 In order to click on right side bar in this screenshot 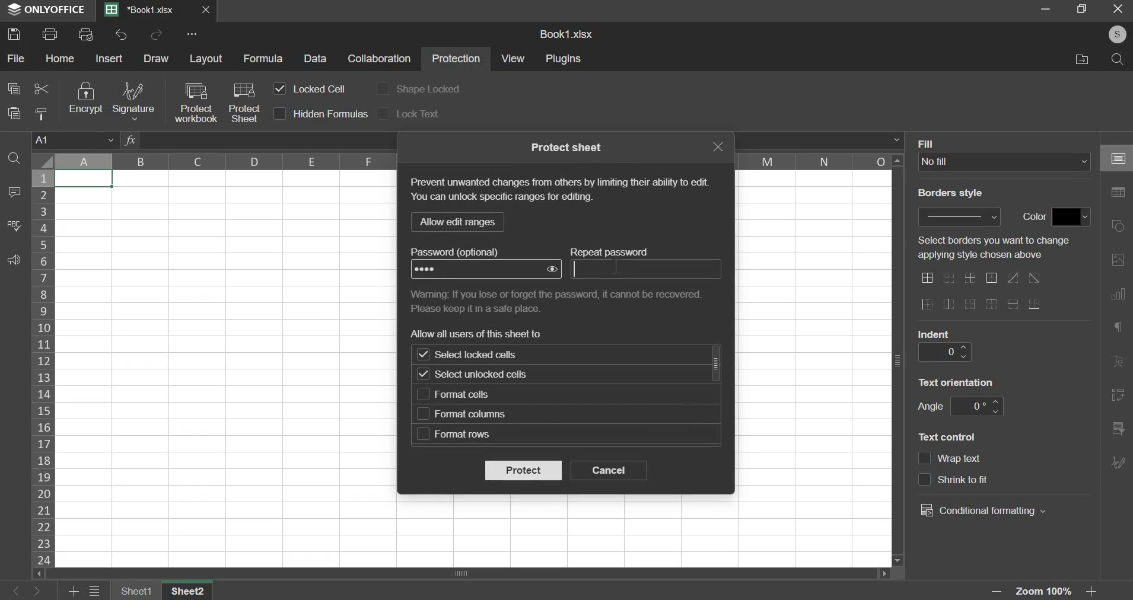, I will do `click(1118, 394)`.